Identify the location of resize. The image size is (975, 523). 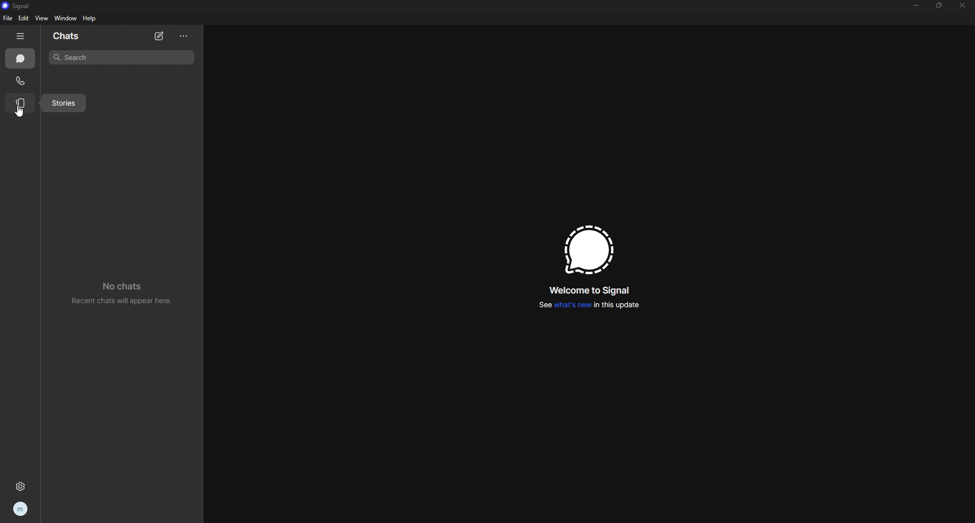
(940, 6).